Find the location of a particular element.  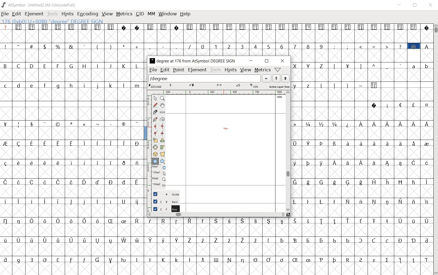

perform a perspective transformation on the selection is located at coordinates (162, 154).